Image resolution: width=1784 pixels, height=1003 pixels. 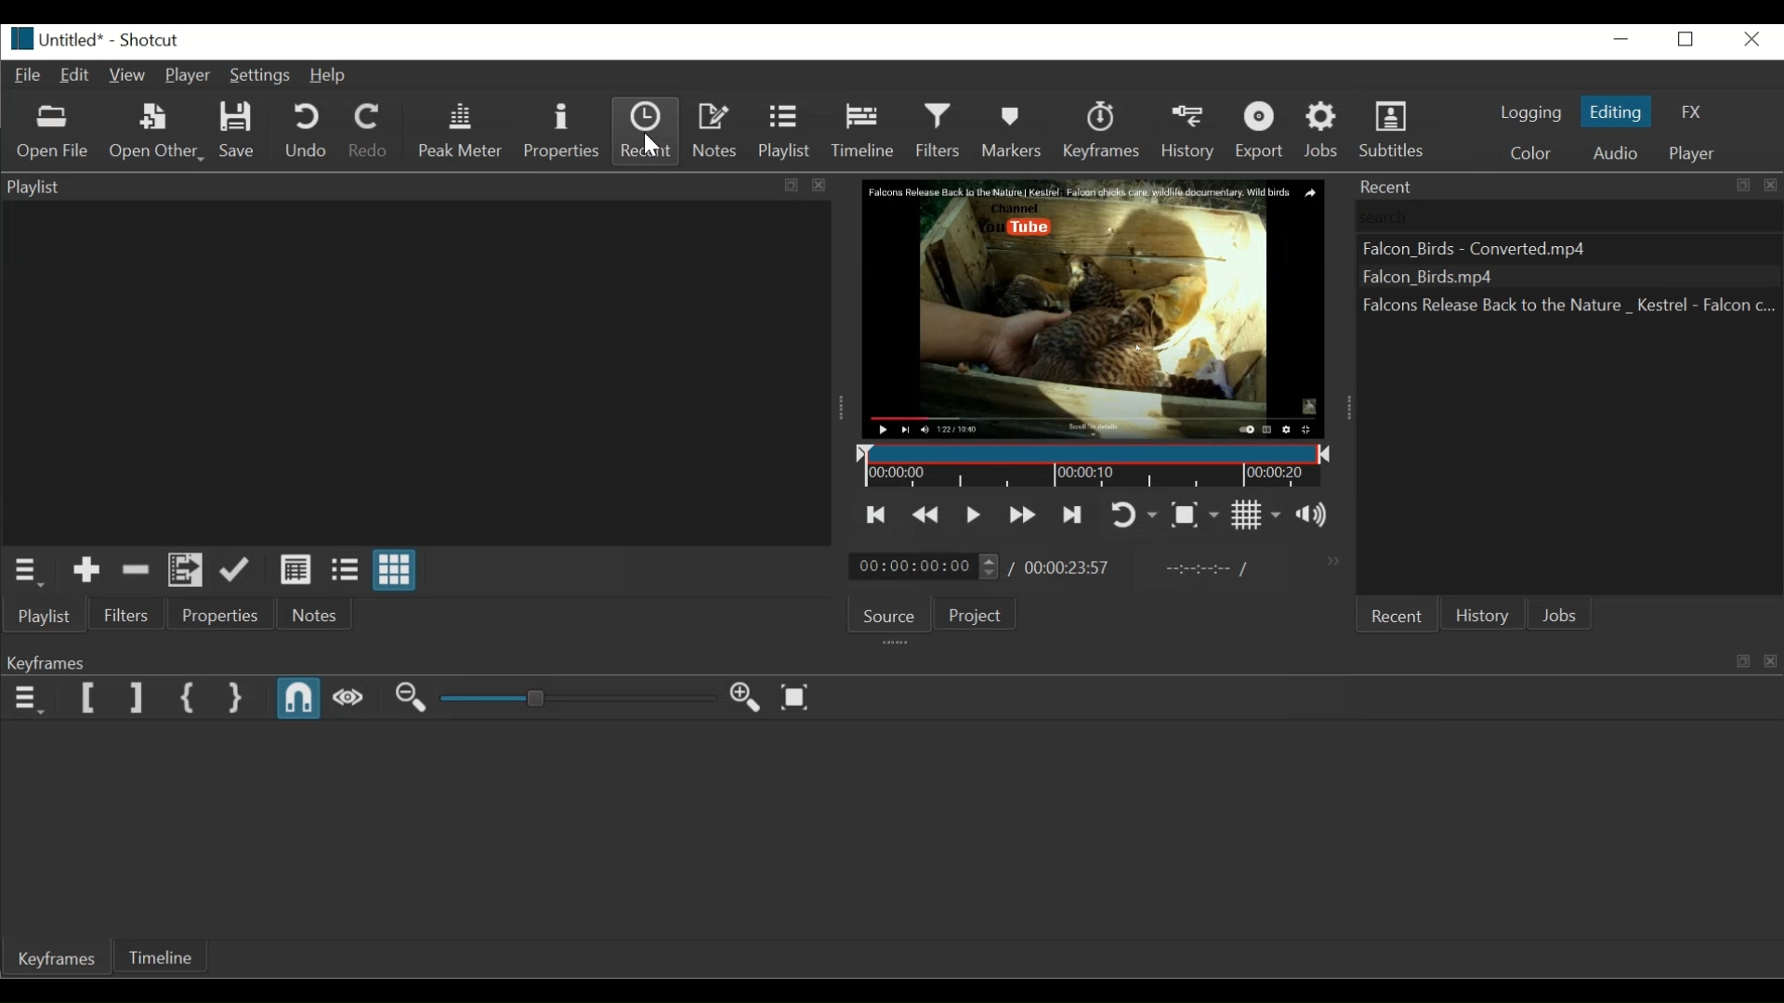 I want to click on Toggle player looping, so click(x=1133, y=515).